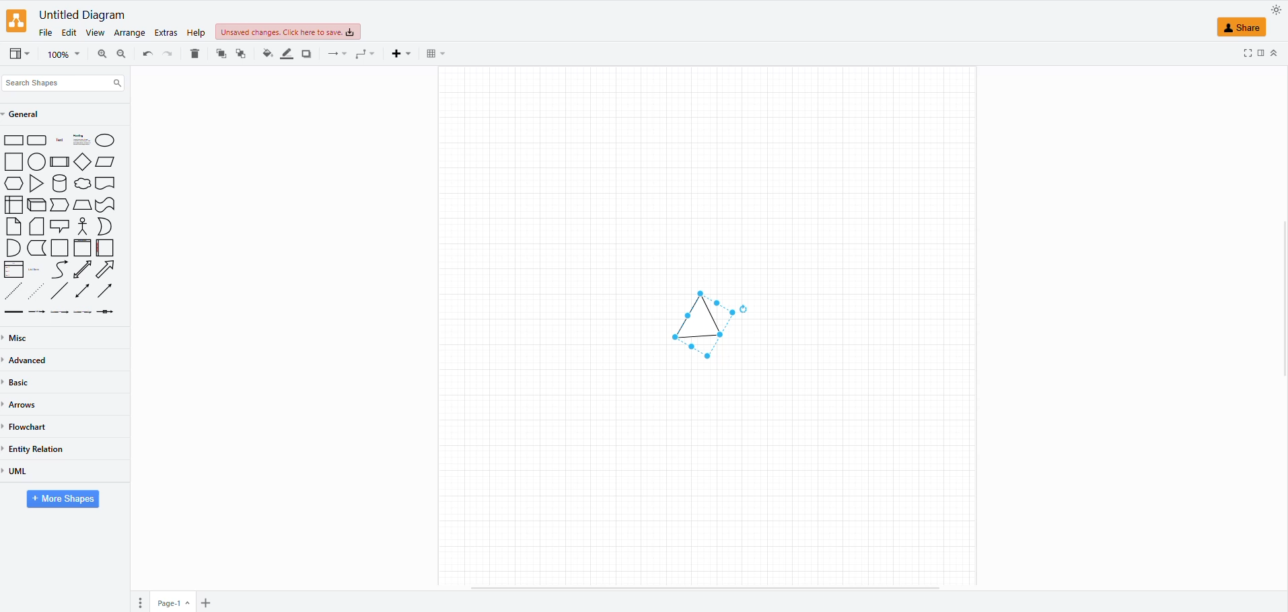 Image resolution: width=1288 pixels, height=612 pixels. I want to click on unsaved changes, so click(285, 33).